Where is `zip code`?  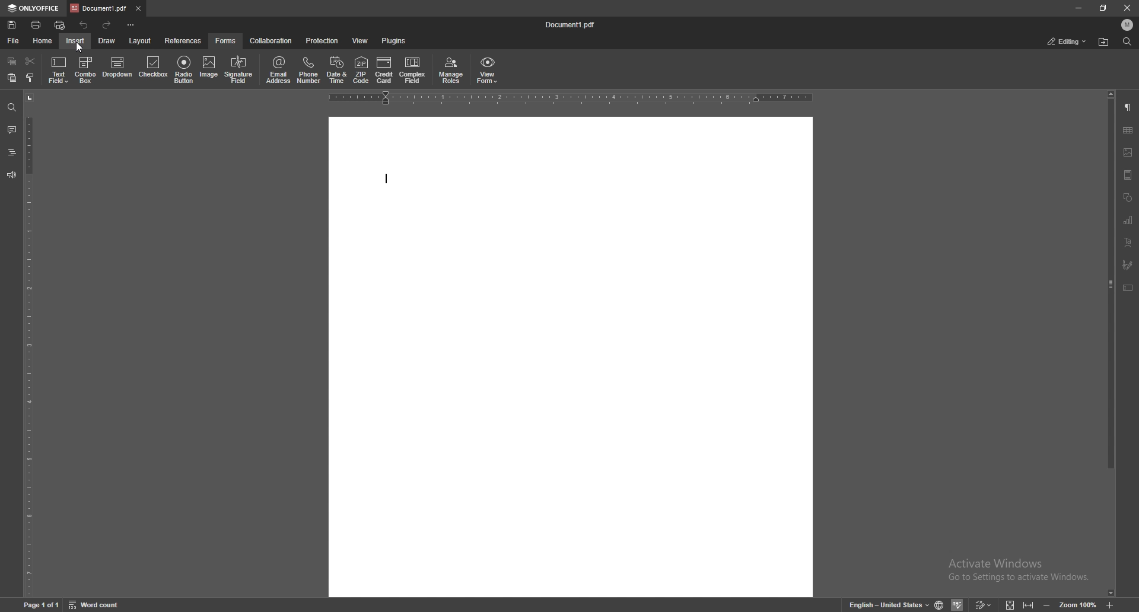 zip code is located at coordinates (362, 70).